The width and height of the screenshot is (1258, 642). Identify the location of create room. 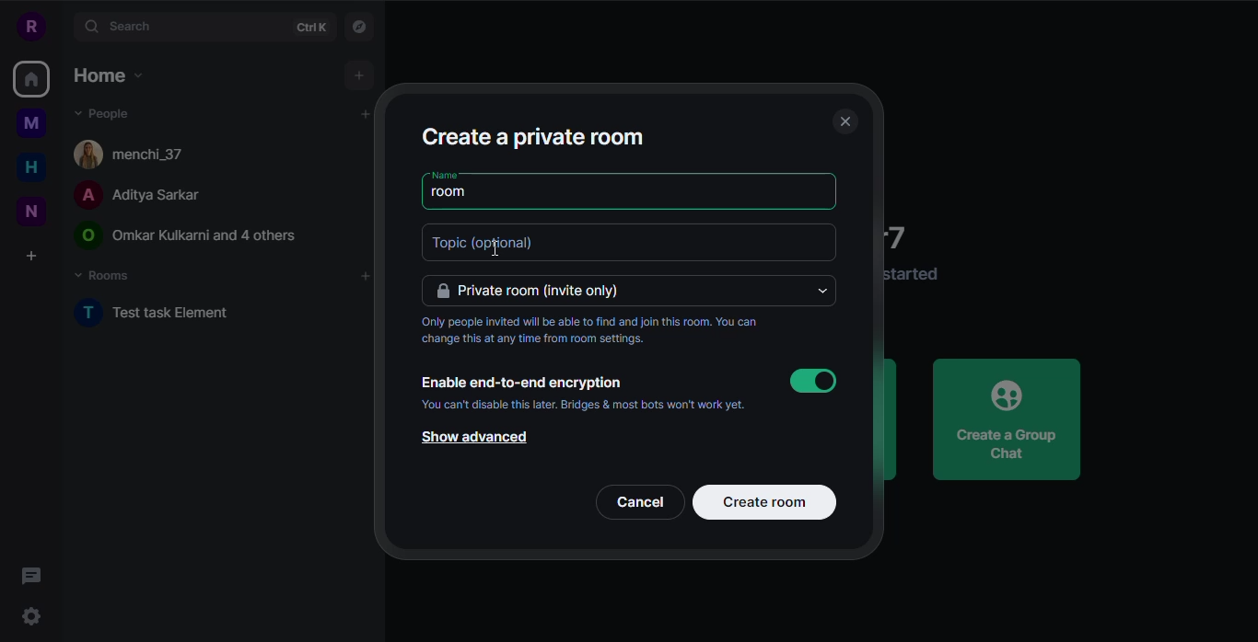
(765, 502).